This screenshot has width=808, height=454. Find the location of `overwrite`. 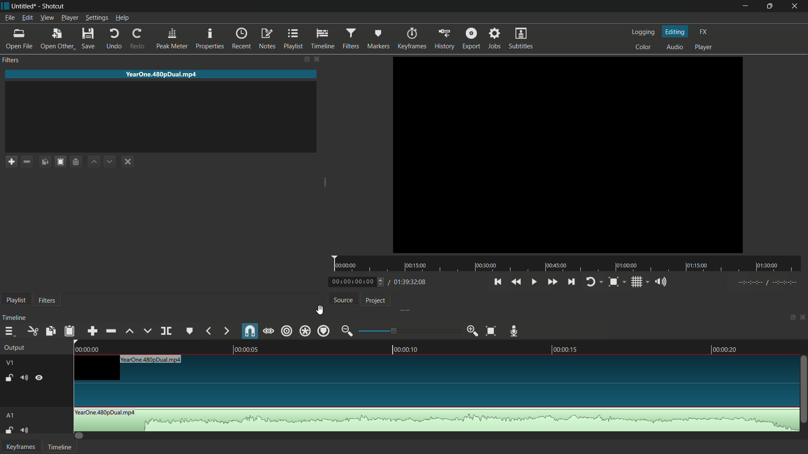

overwrite is located at coordinates (148, 331).